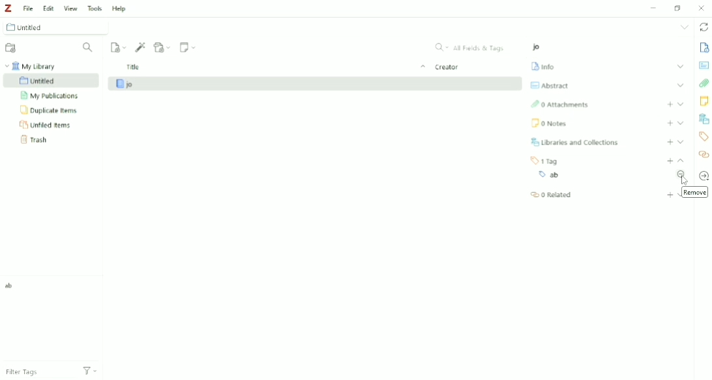 This screenshot has height=380, width=712. I want to click on Tools, so click(95, 7).